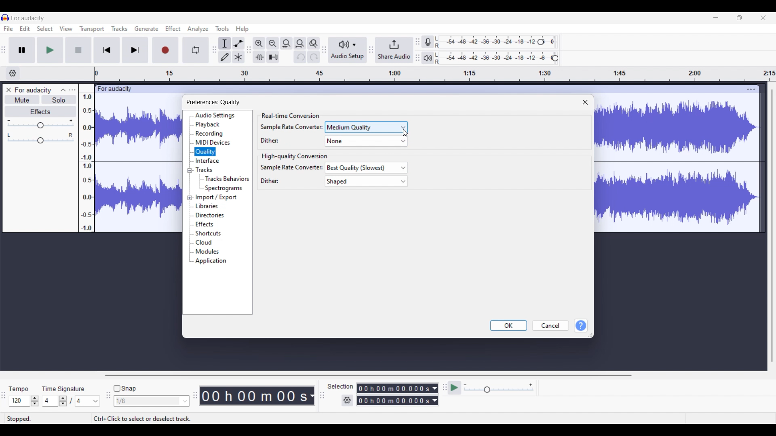 The width and height of the screenshot is (776, 436). What do you see at coordinates (63, 401) in the screenshot?
I see `Increase/Decrease time signature` at bounding box center [63, 401].